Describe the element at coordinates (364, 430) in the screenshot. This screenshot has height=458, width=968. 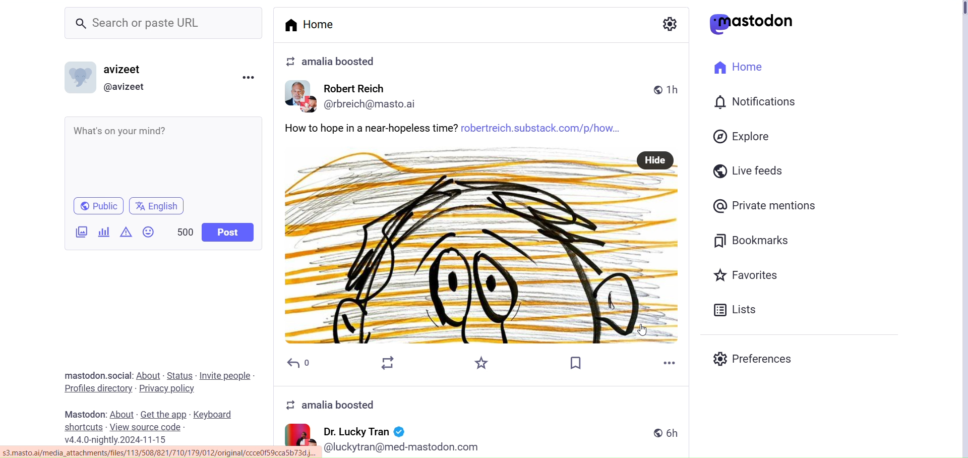
I see `user name` at that location.